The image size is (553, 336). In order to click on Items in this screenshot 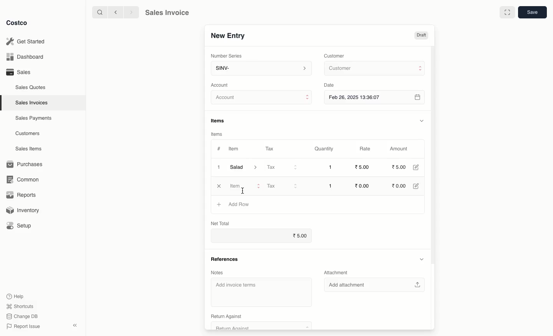, I will do `click(217, 134)`.